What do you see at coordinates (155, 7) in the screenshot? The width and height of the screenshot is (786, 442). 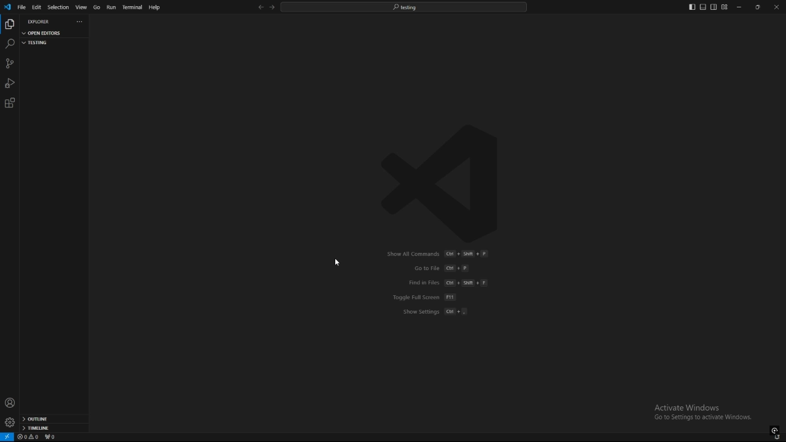 I see `help` at bounding box center [155, 7].